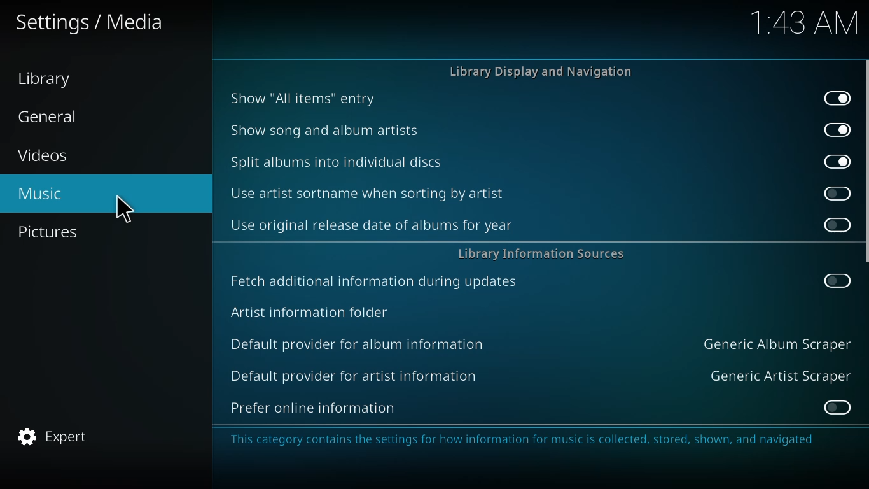 The image size is (869, 489). I want to click on enabled, so click(837, 129).